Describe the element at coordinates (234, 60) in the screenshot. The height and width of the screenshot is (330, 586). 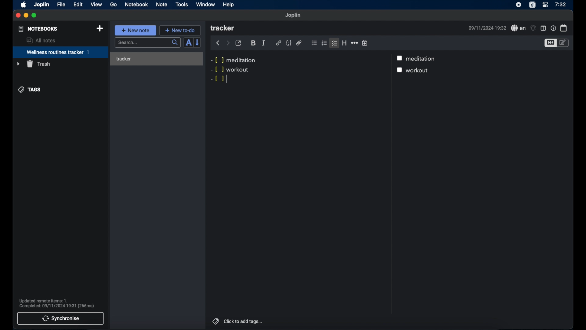
I see `-[ ] meditation` at that location.